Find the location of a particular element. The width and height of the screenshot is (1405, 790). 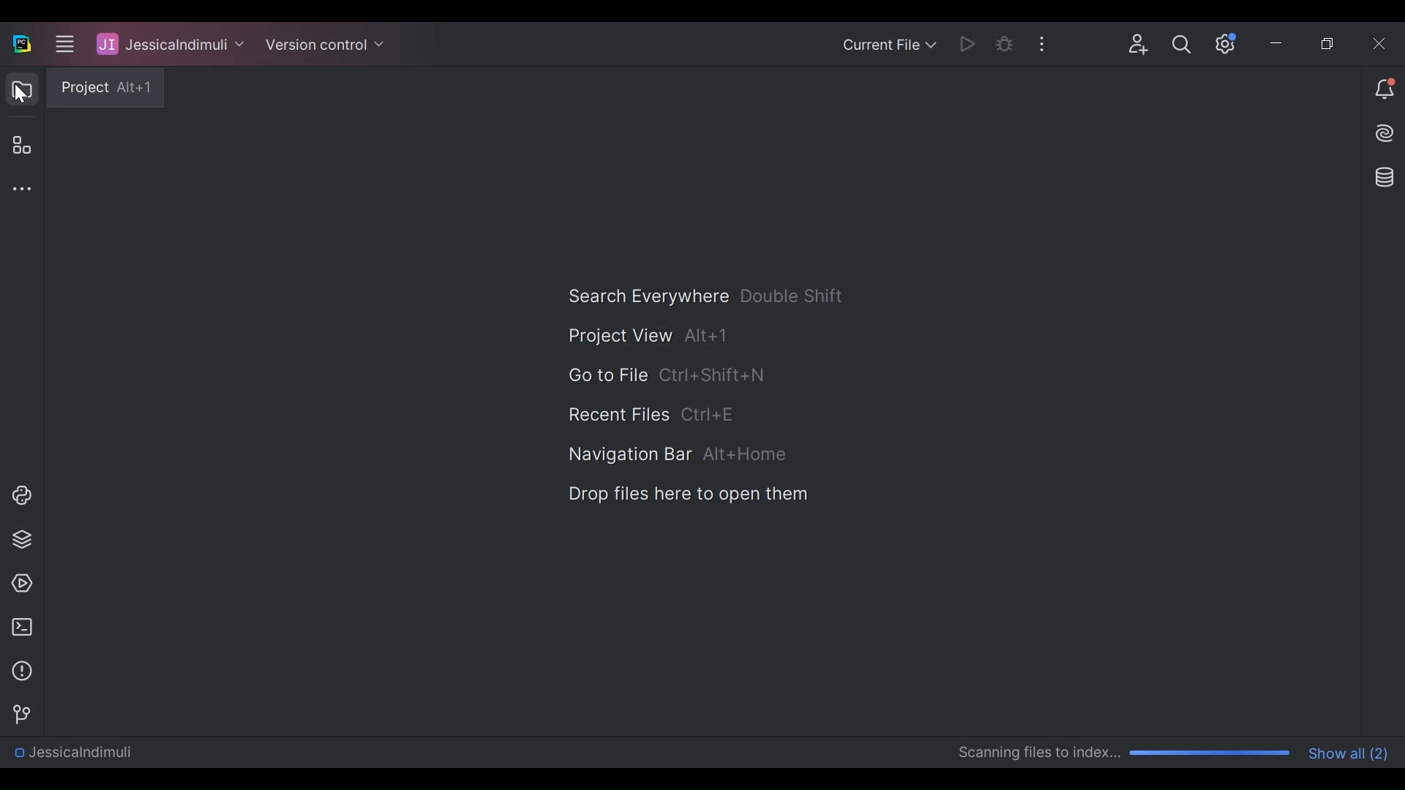

Project tooltip is located at coordinates (110, 87).